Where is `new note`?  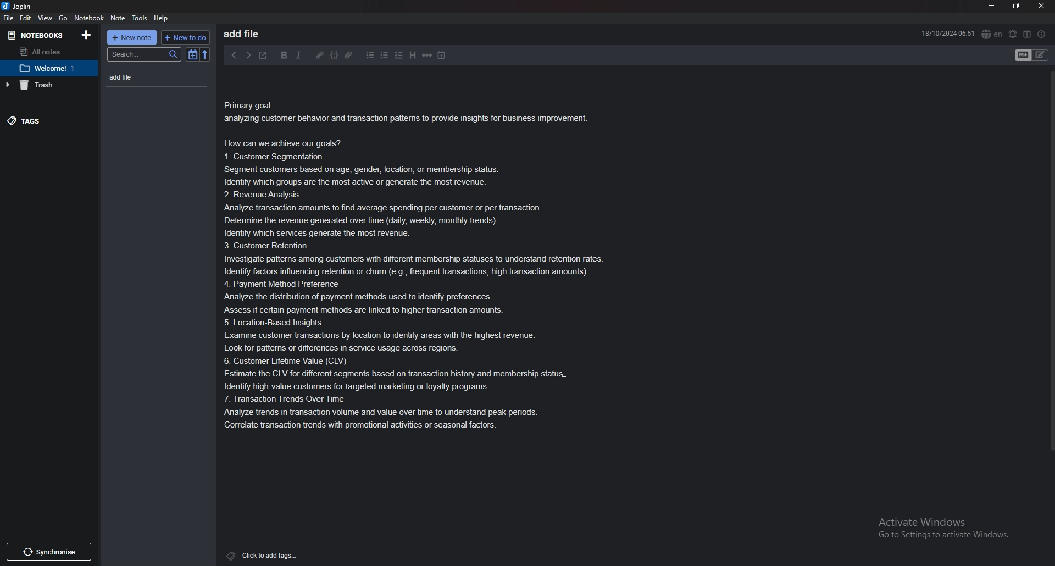 new note is located at coordinates (133, 37).